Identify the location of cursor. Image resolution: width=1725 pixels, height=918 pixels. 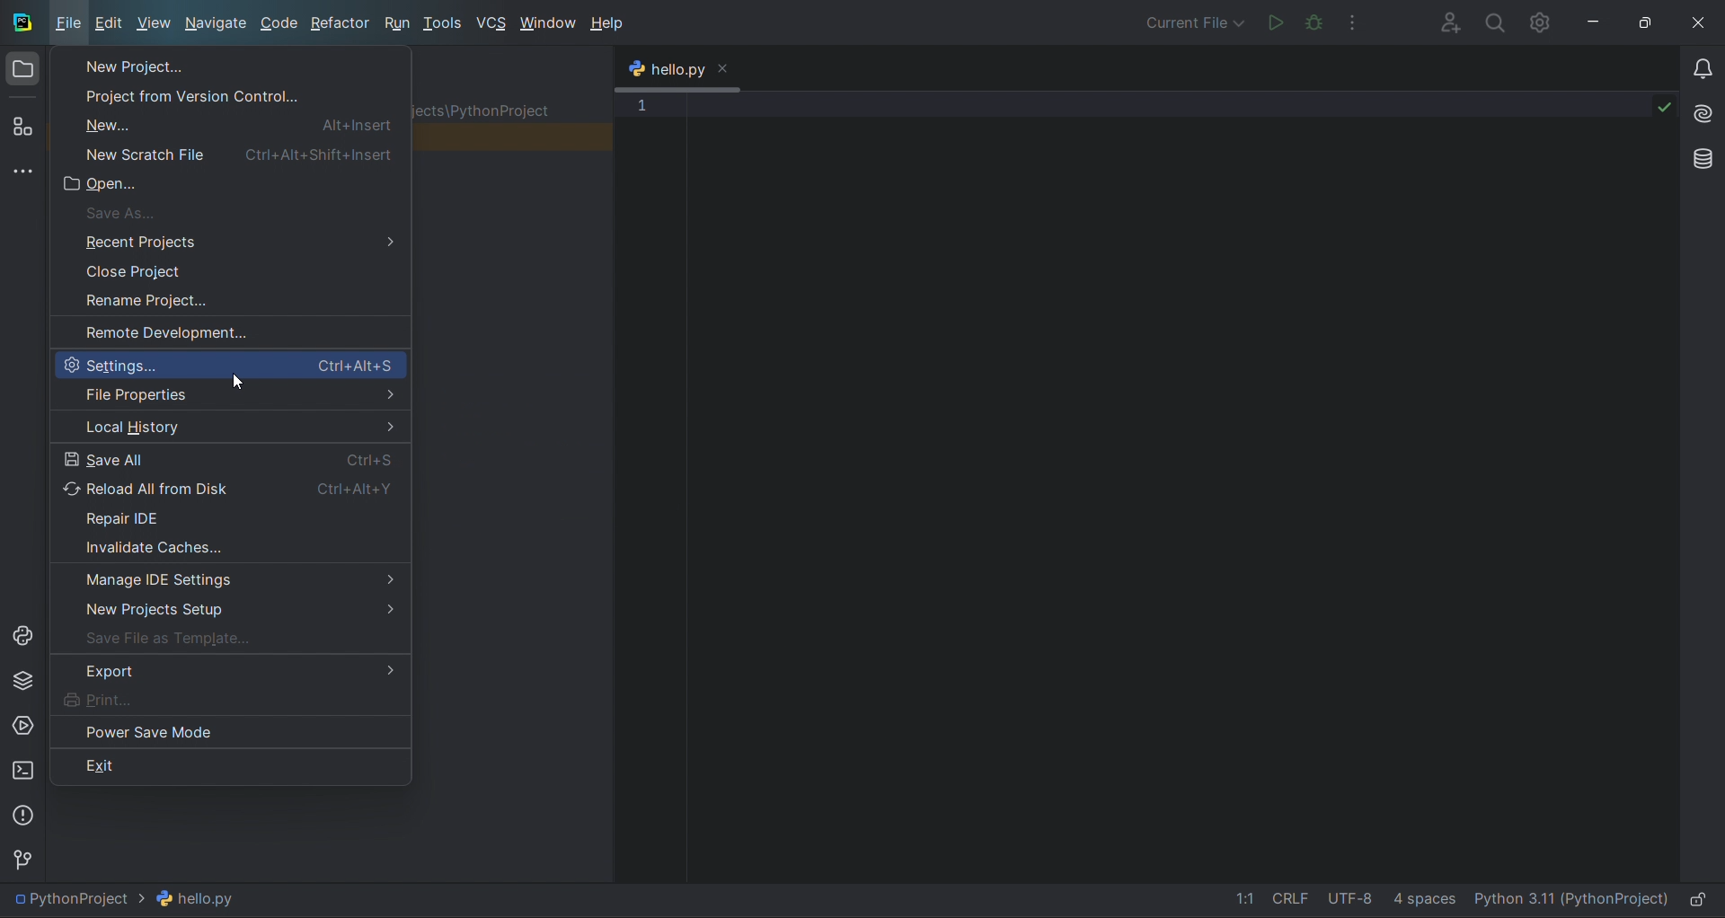
(240, 385).